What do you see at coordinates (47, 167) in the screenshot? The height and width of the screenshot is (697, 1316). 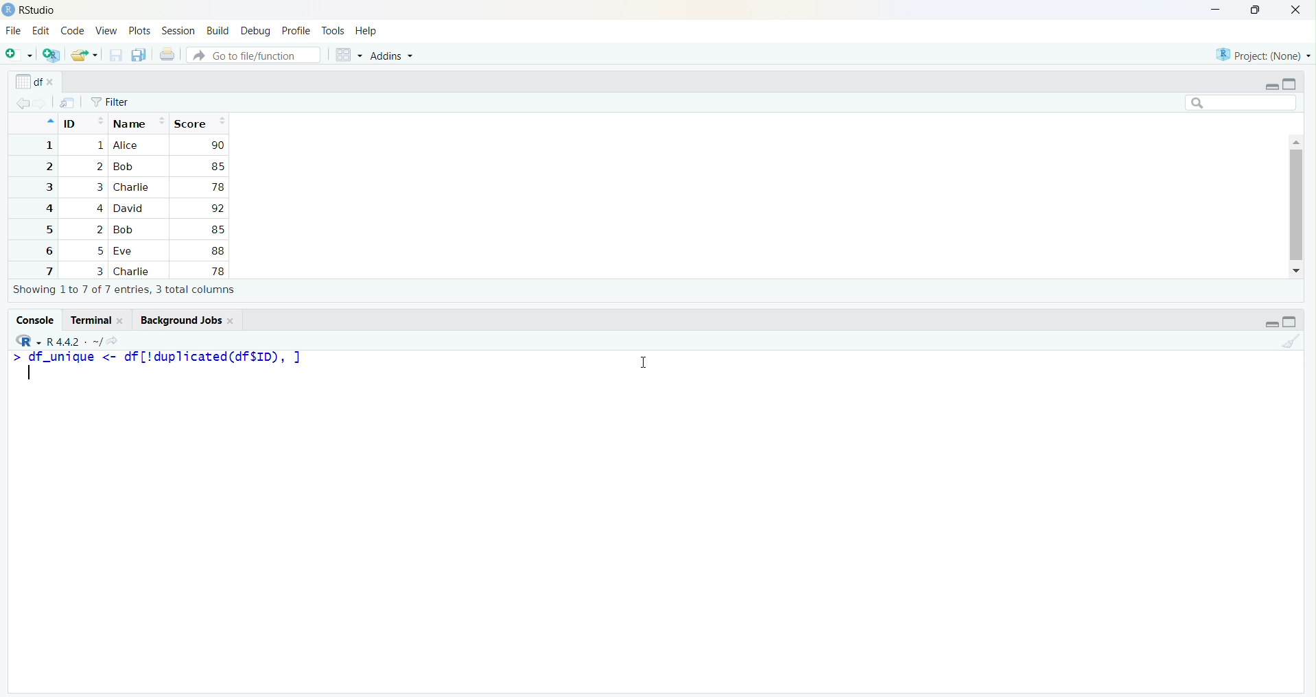 I see `2` at bounding box center [47, 167].